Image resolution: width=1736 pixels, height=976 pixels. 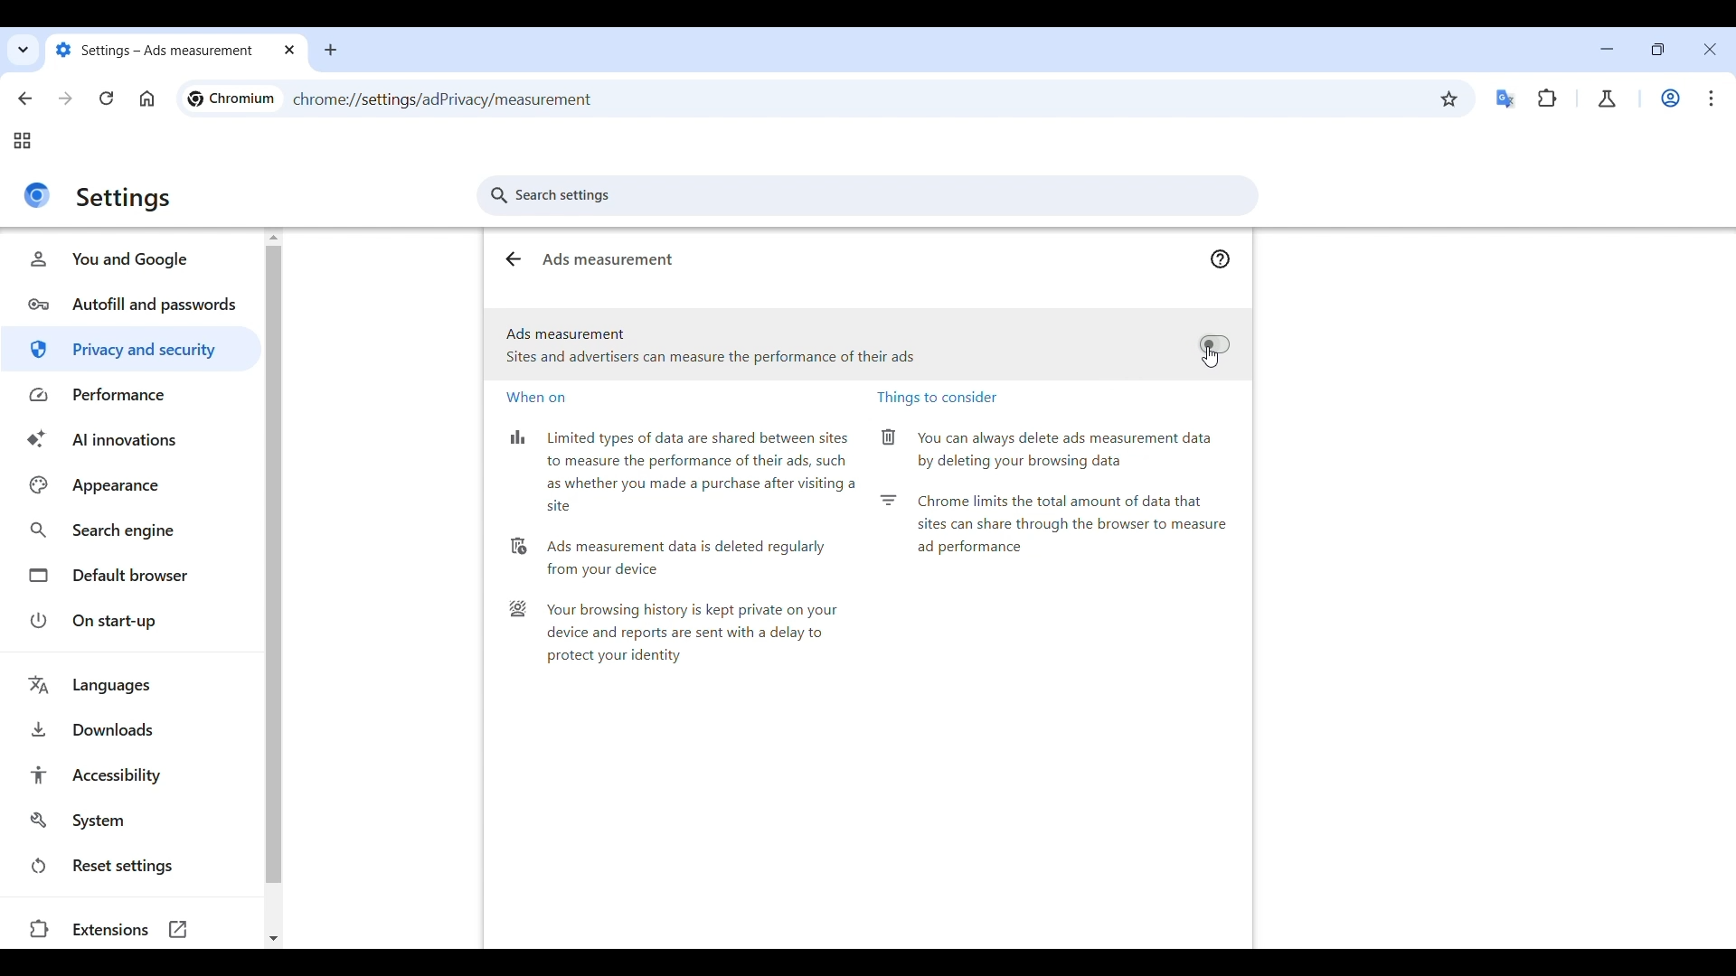 What do you see at coordinates (65, 99) in the screenshot?
I see `Go forward` at bounding box center [65, 99].